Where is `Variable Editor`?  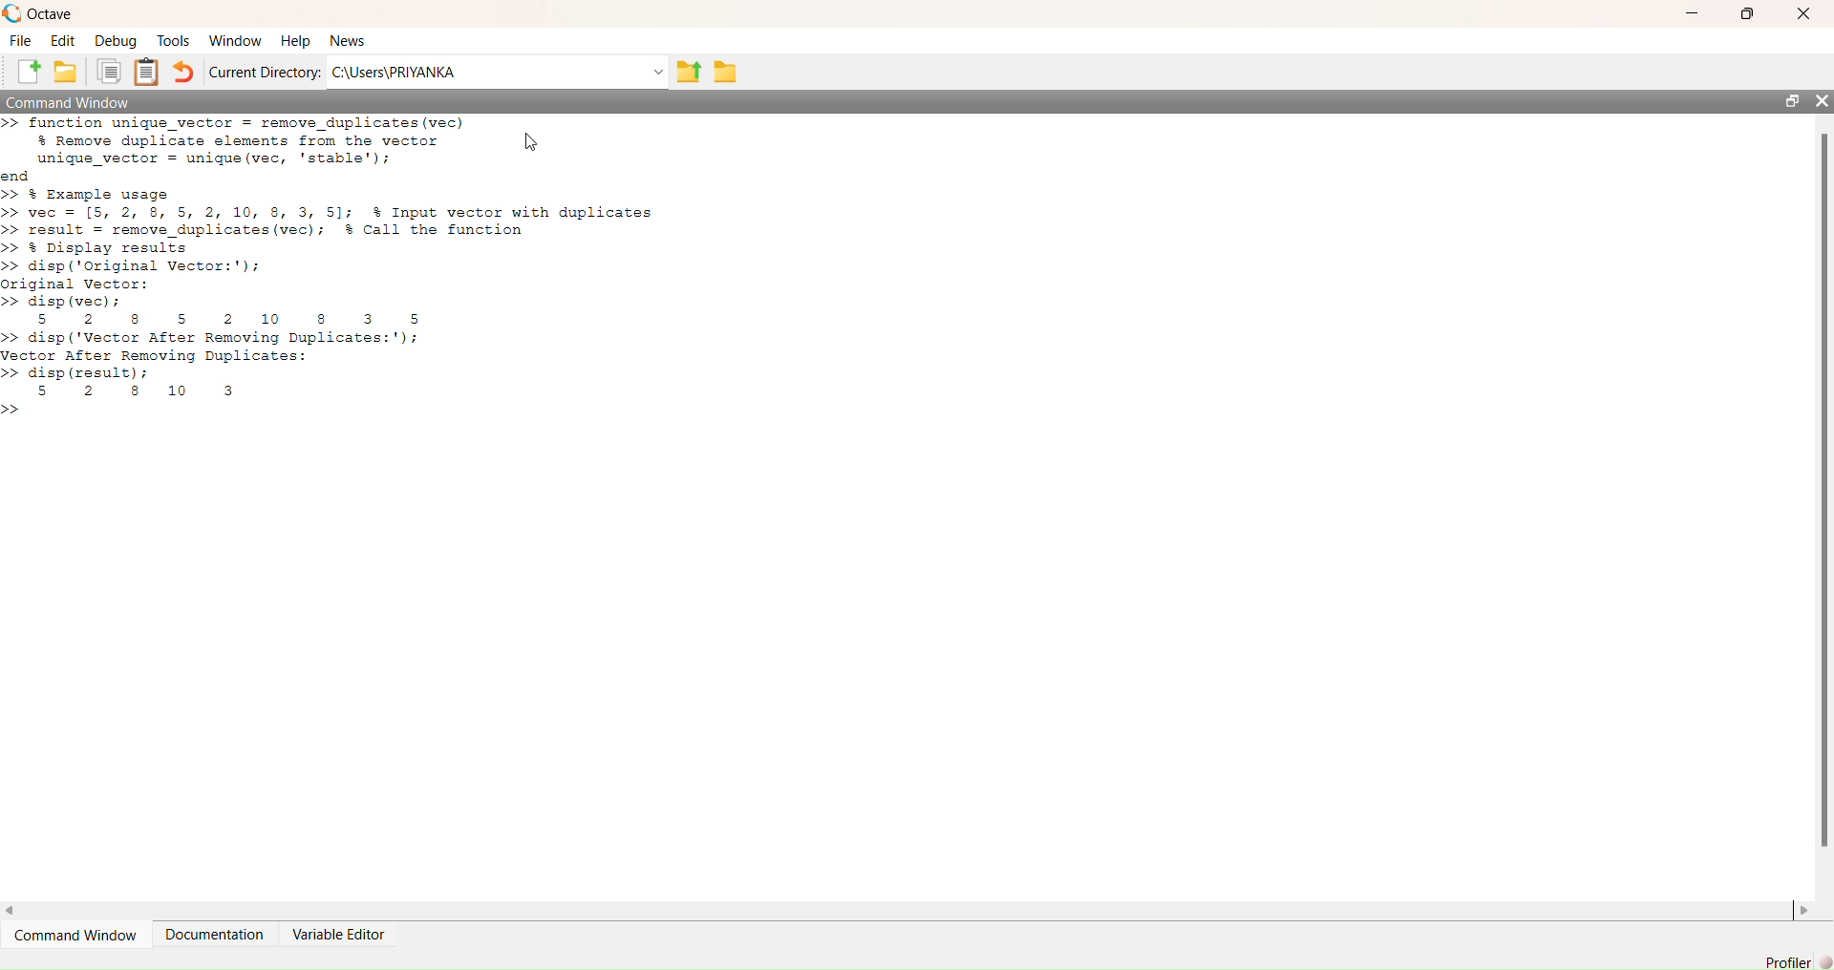
Variable Editor is located at coordinates (338, 935).